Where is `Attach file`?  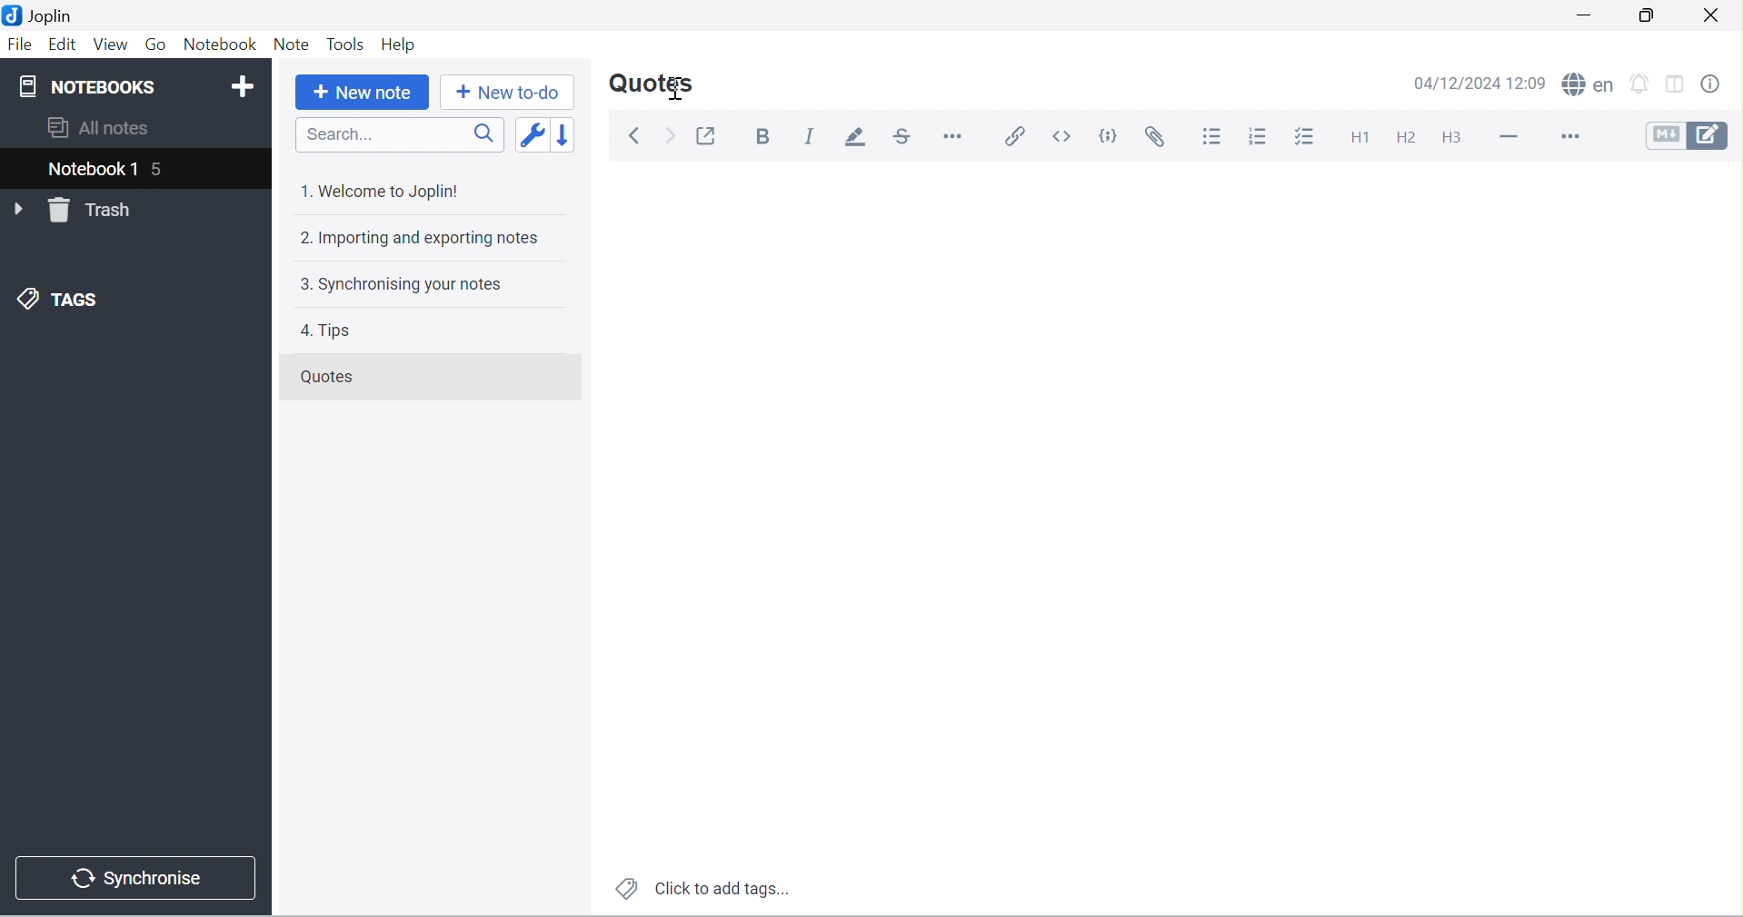 Attach file is located at coordinates (1165, 137).